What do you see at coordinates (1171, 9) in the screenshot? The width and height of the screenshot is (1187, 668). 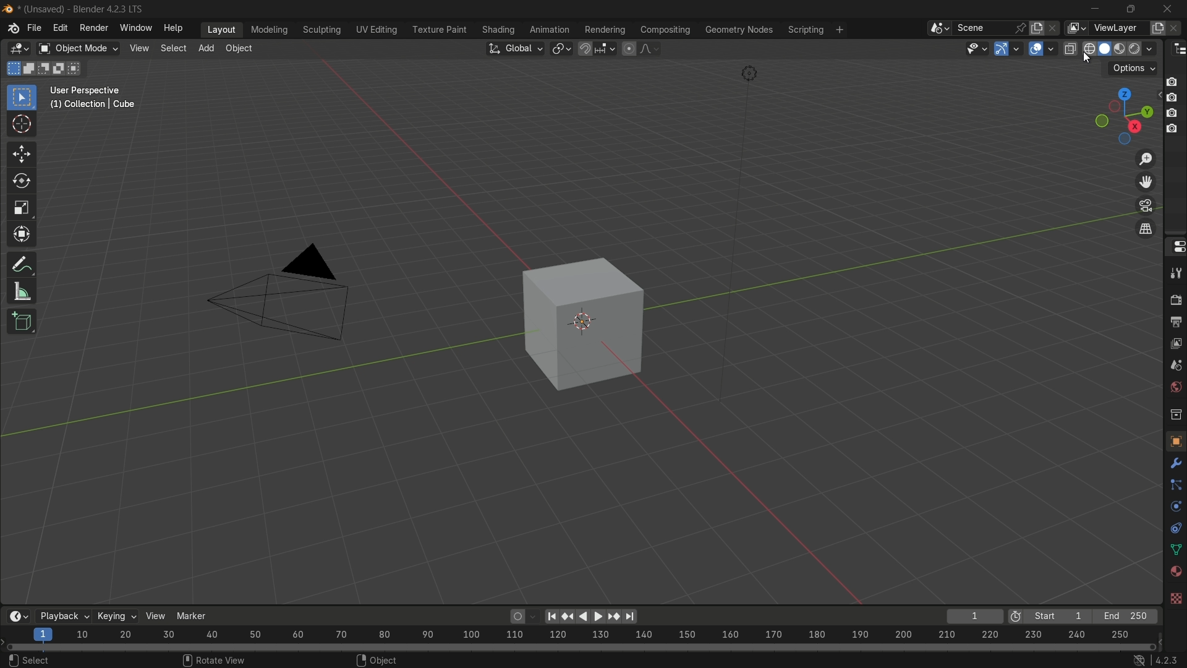 I see `close` at bounding box center [1171, 9].